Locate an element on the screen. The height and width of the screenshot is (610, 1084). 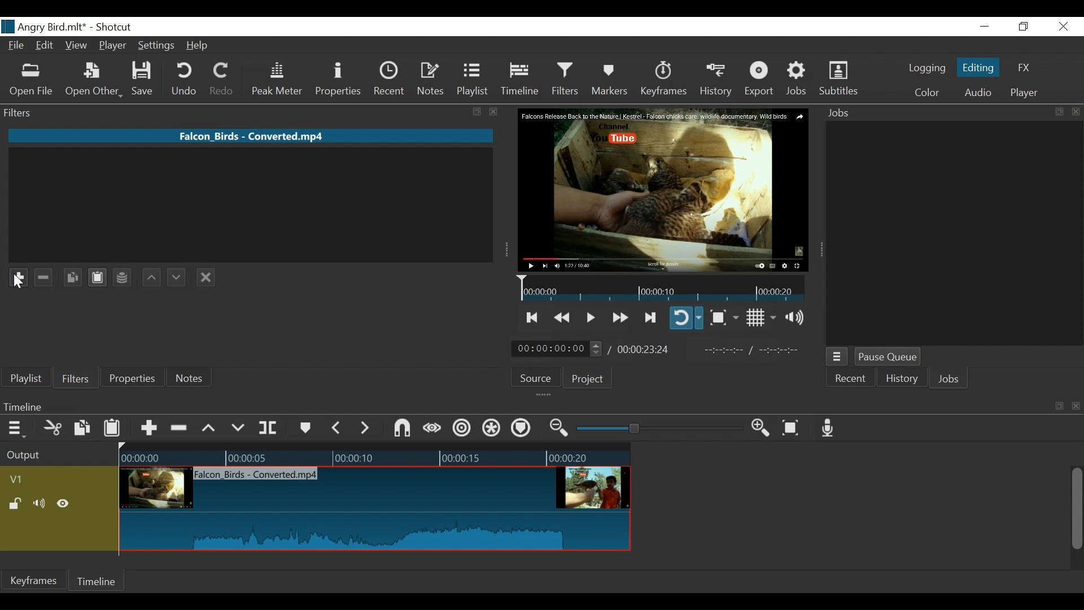
Playlist menu is located at coordinates (18, 351).